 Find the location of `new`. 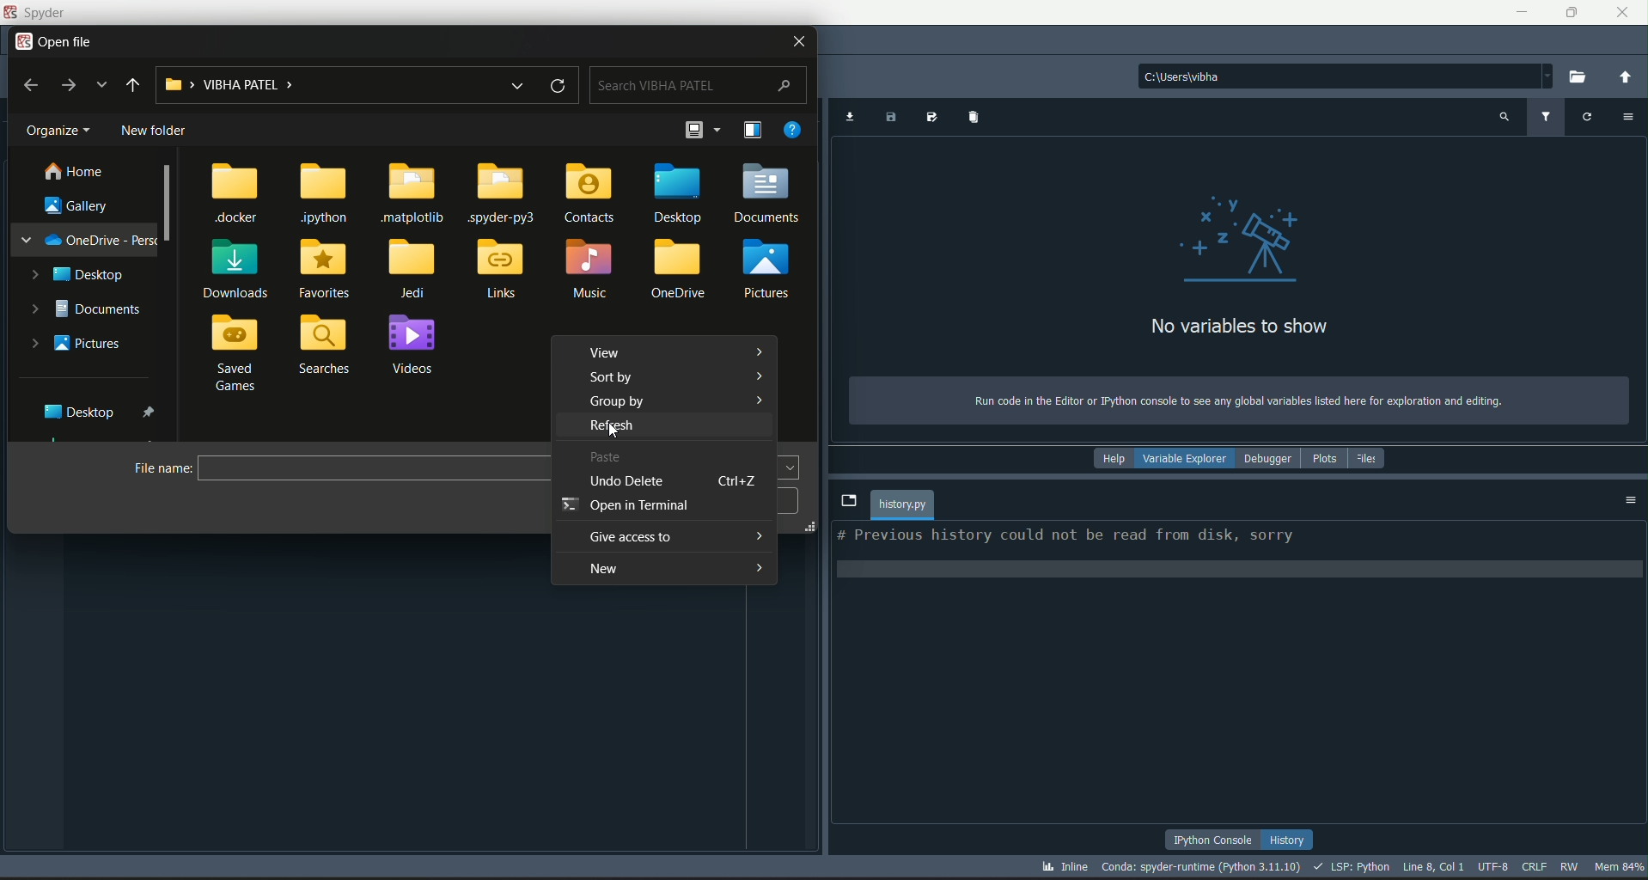

new is located at coordinates (601, 571).